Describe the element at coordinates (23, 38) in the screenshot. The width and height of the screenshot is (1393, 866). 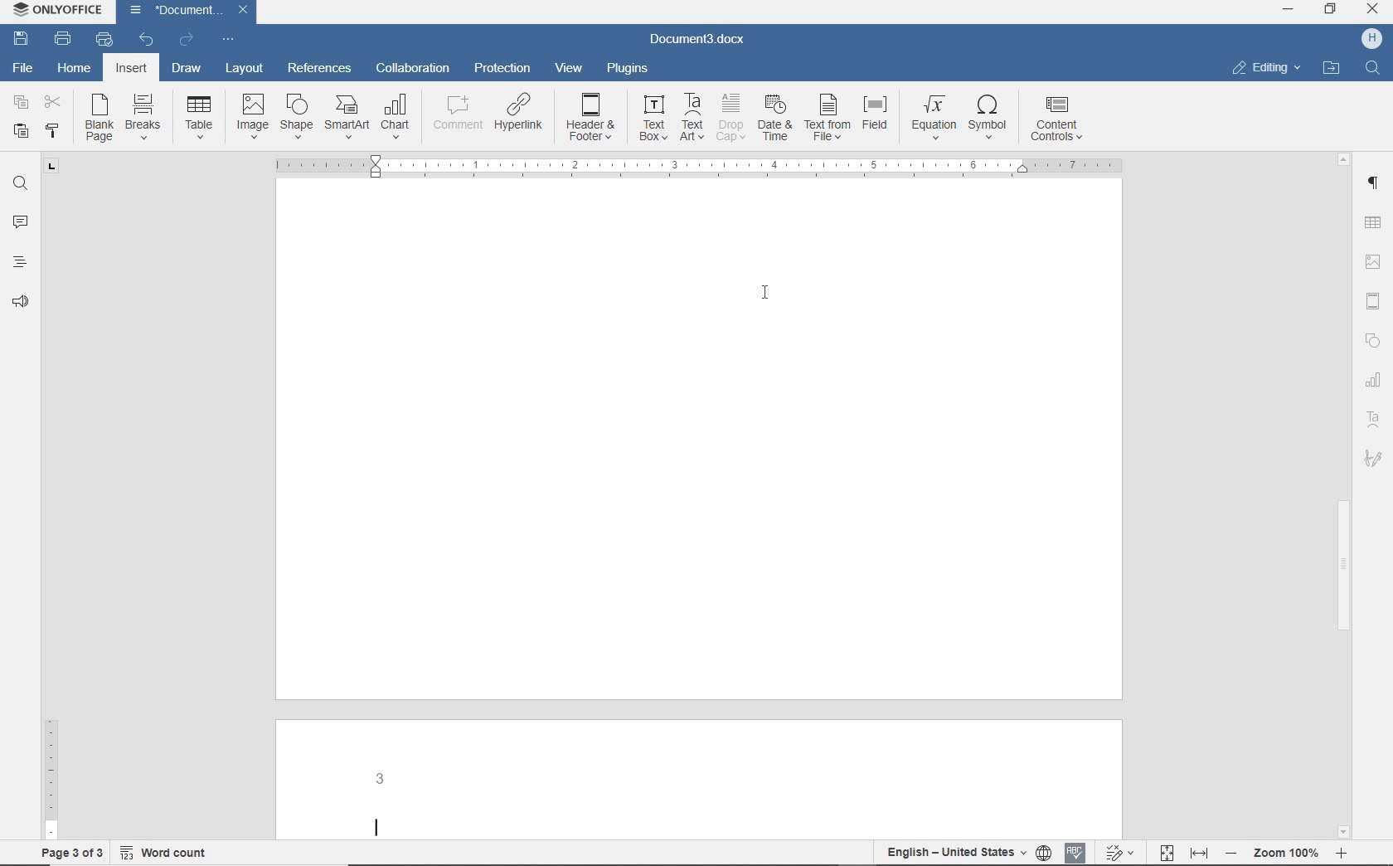
I see `SAVE` at that location.